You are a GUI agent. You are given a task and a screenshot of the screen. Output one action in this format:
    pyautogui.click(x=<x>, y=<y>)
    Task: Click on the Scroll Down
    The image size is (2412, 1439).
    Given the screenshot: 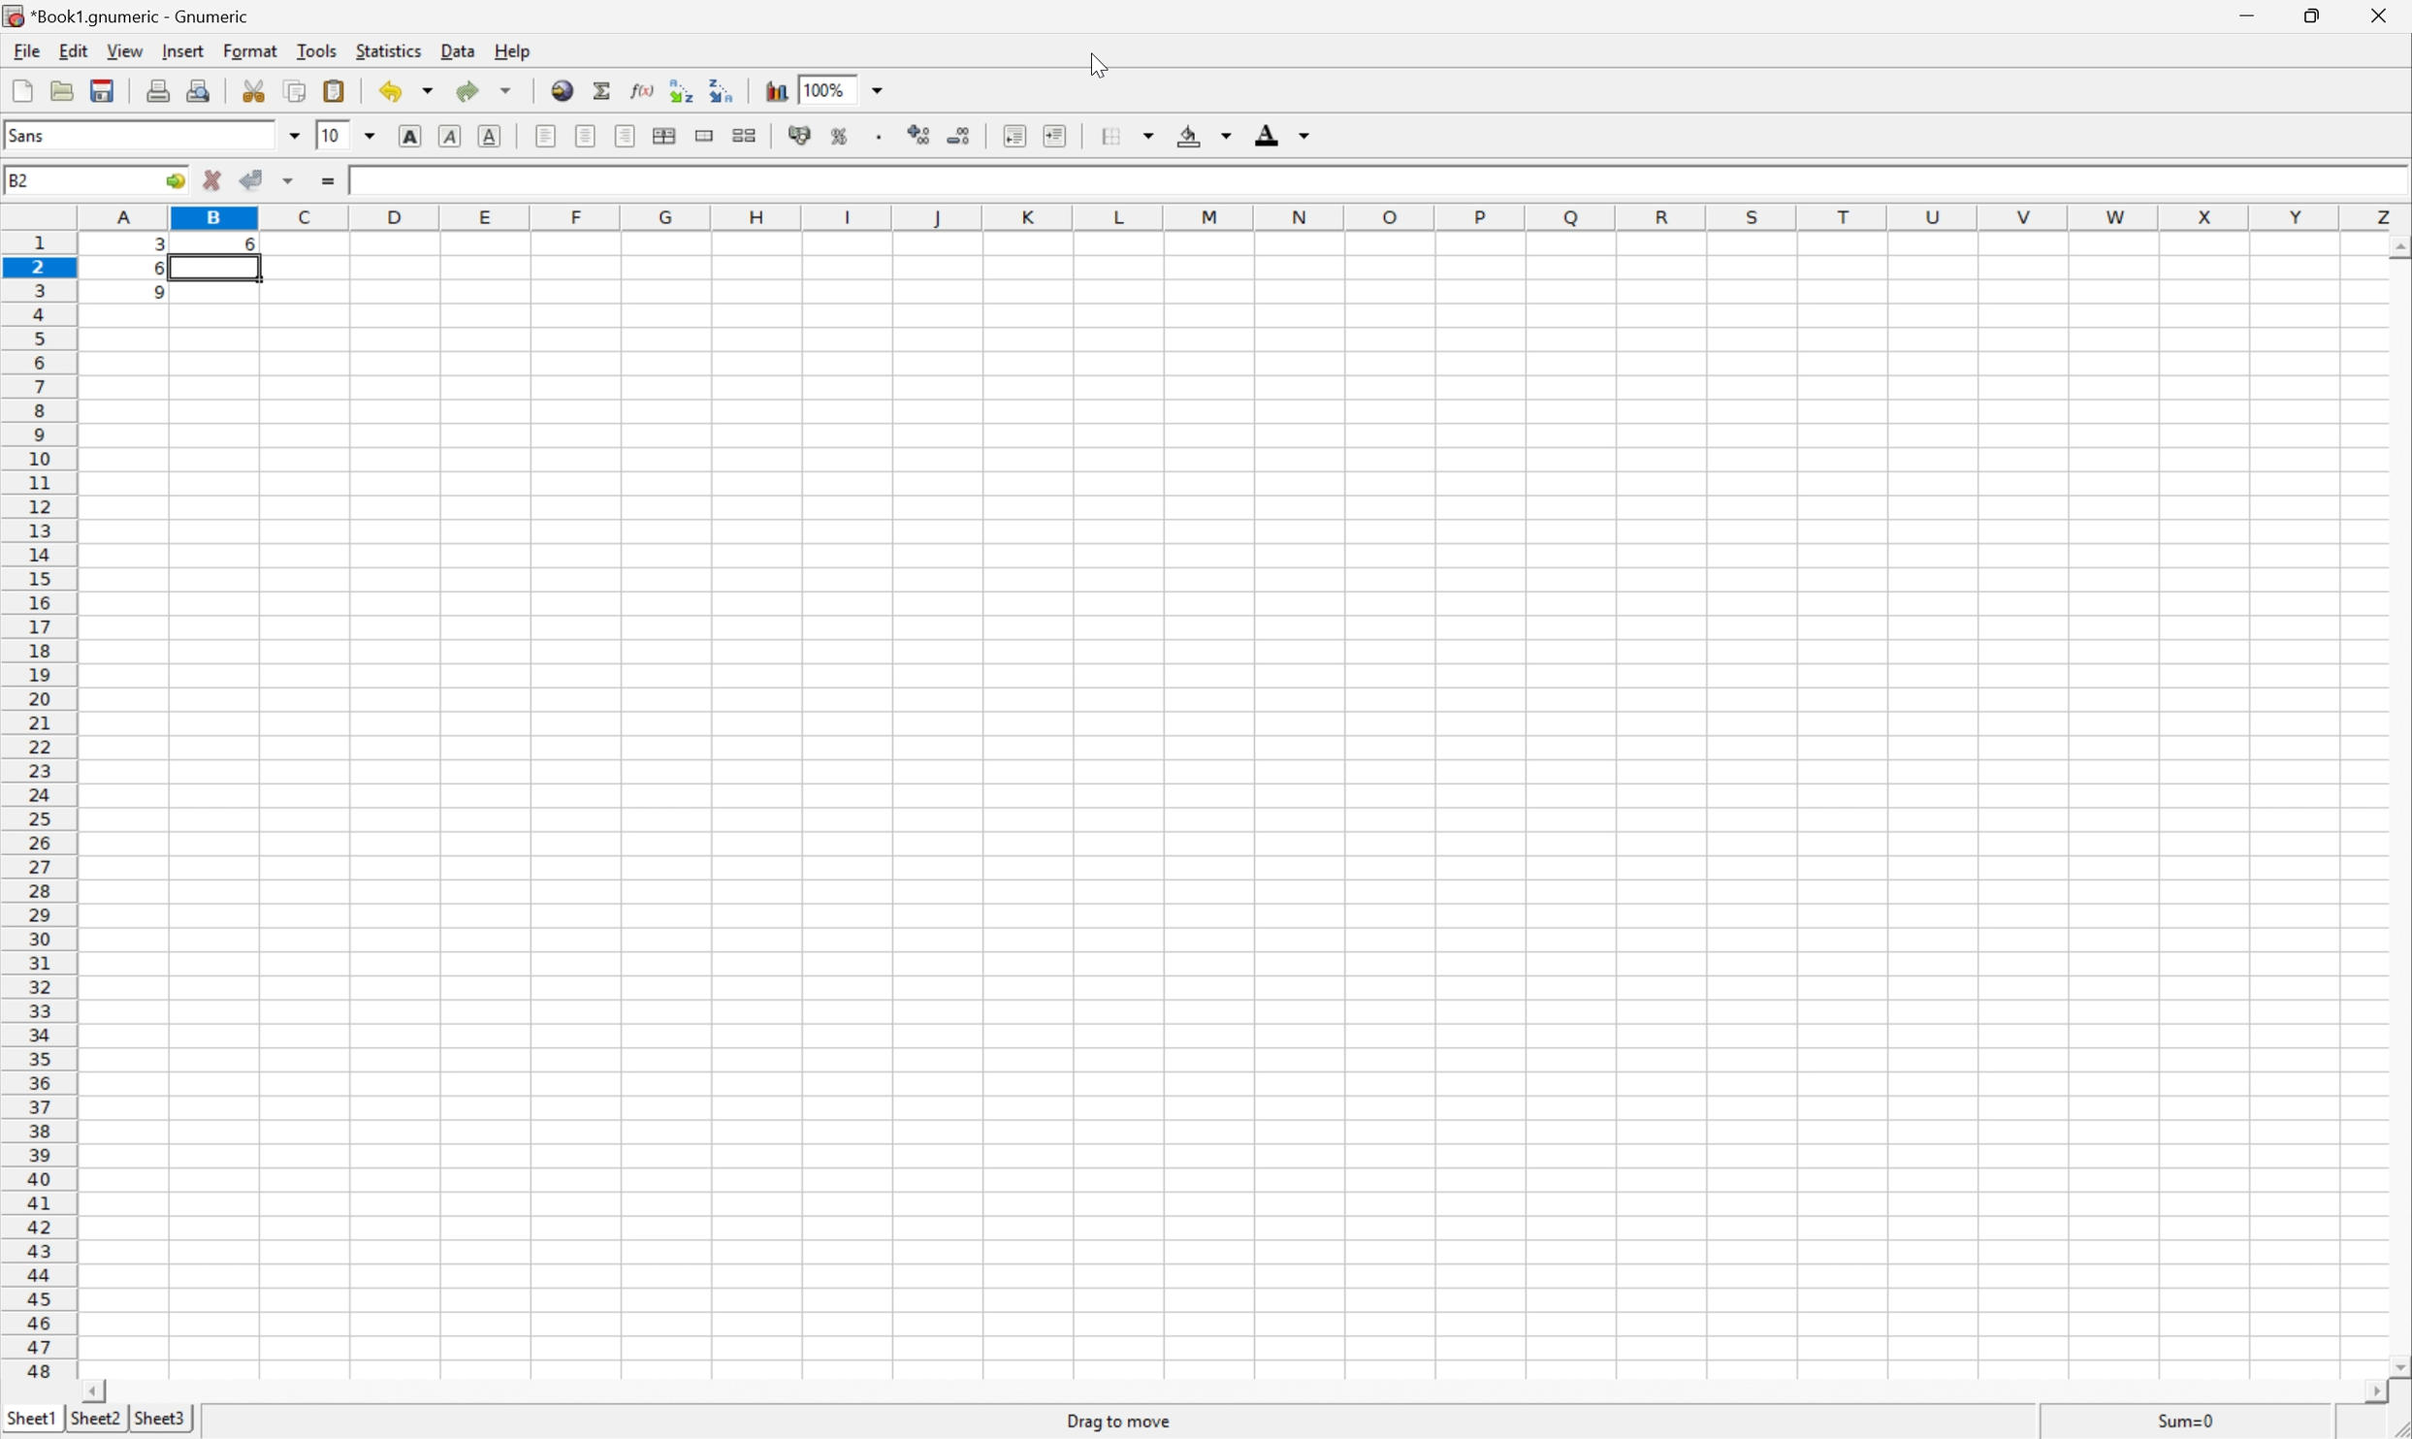 What is the action you would take?
    pyautogui.click(x=2396, y=1365)
    